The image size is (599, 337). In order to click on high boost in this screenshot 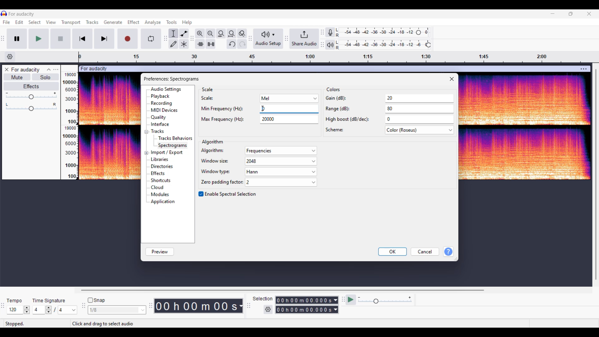, I will do `click(389, 120)`.